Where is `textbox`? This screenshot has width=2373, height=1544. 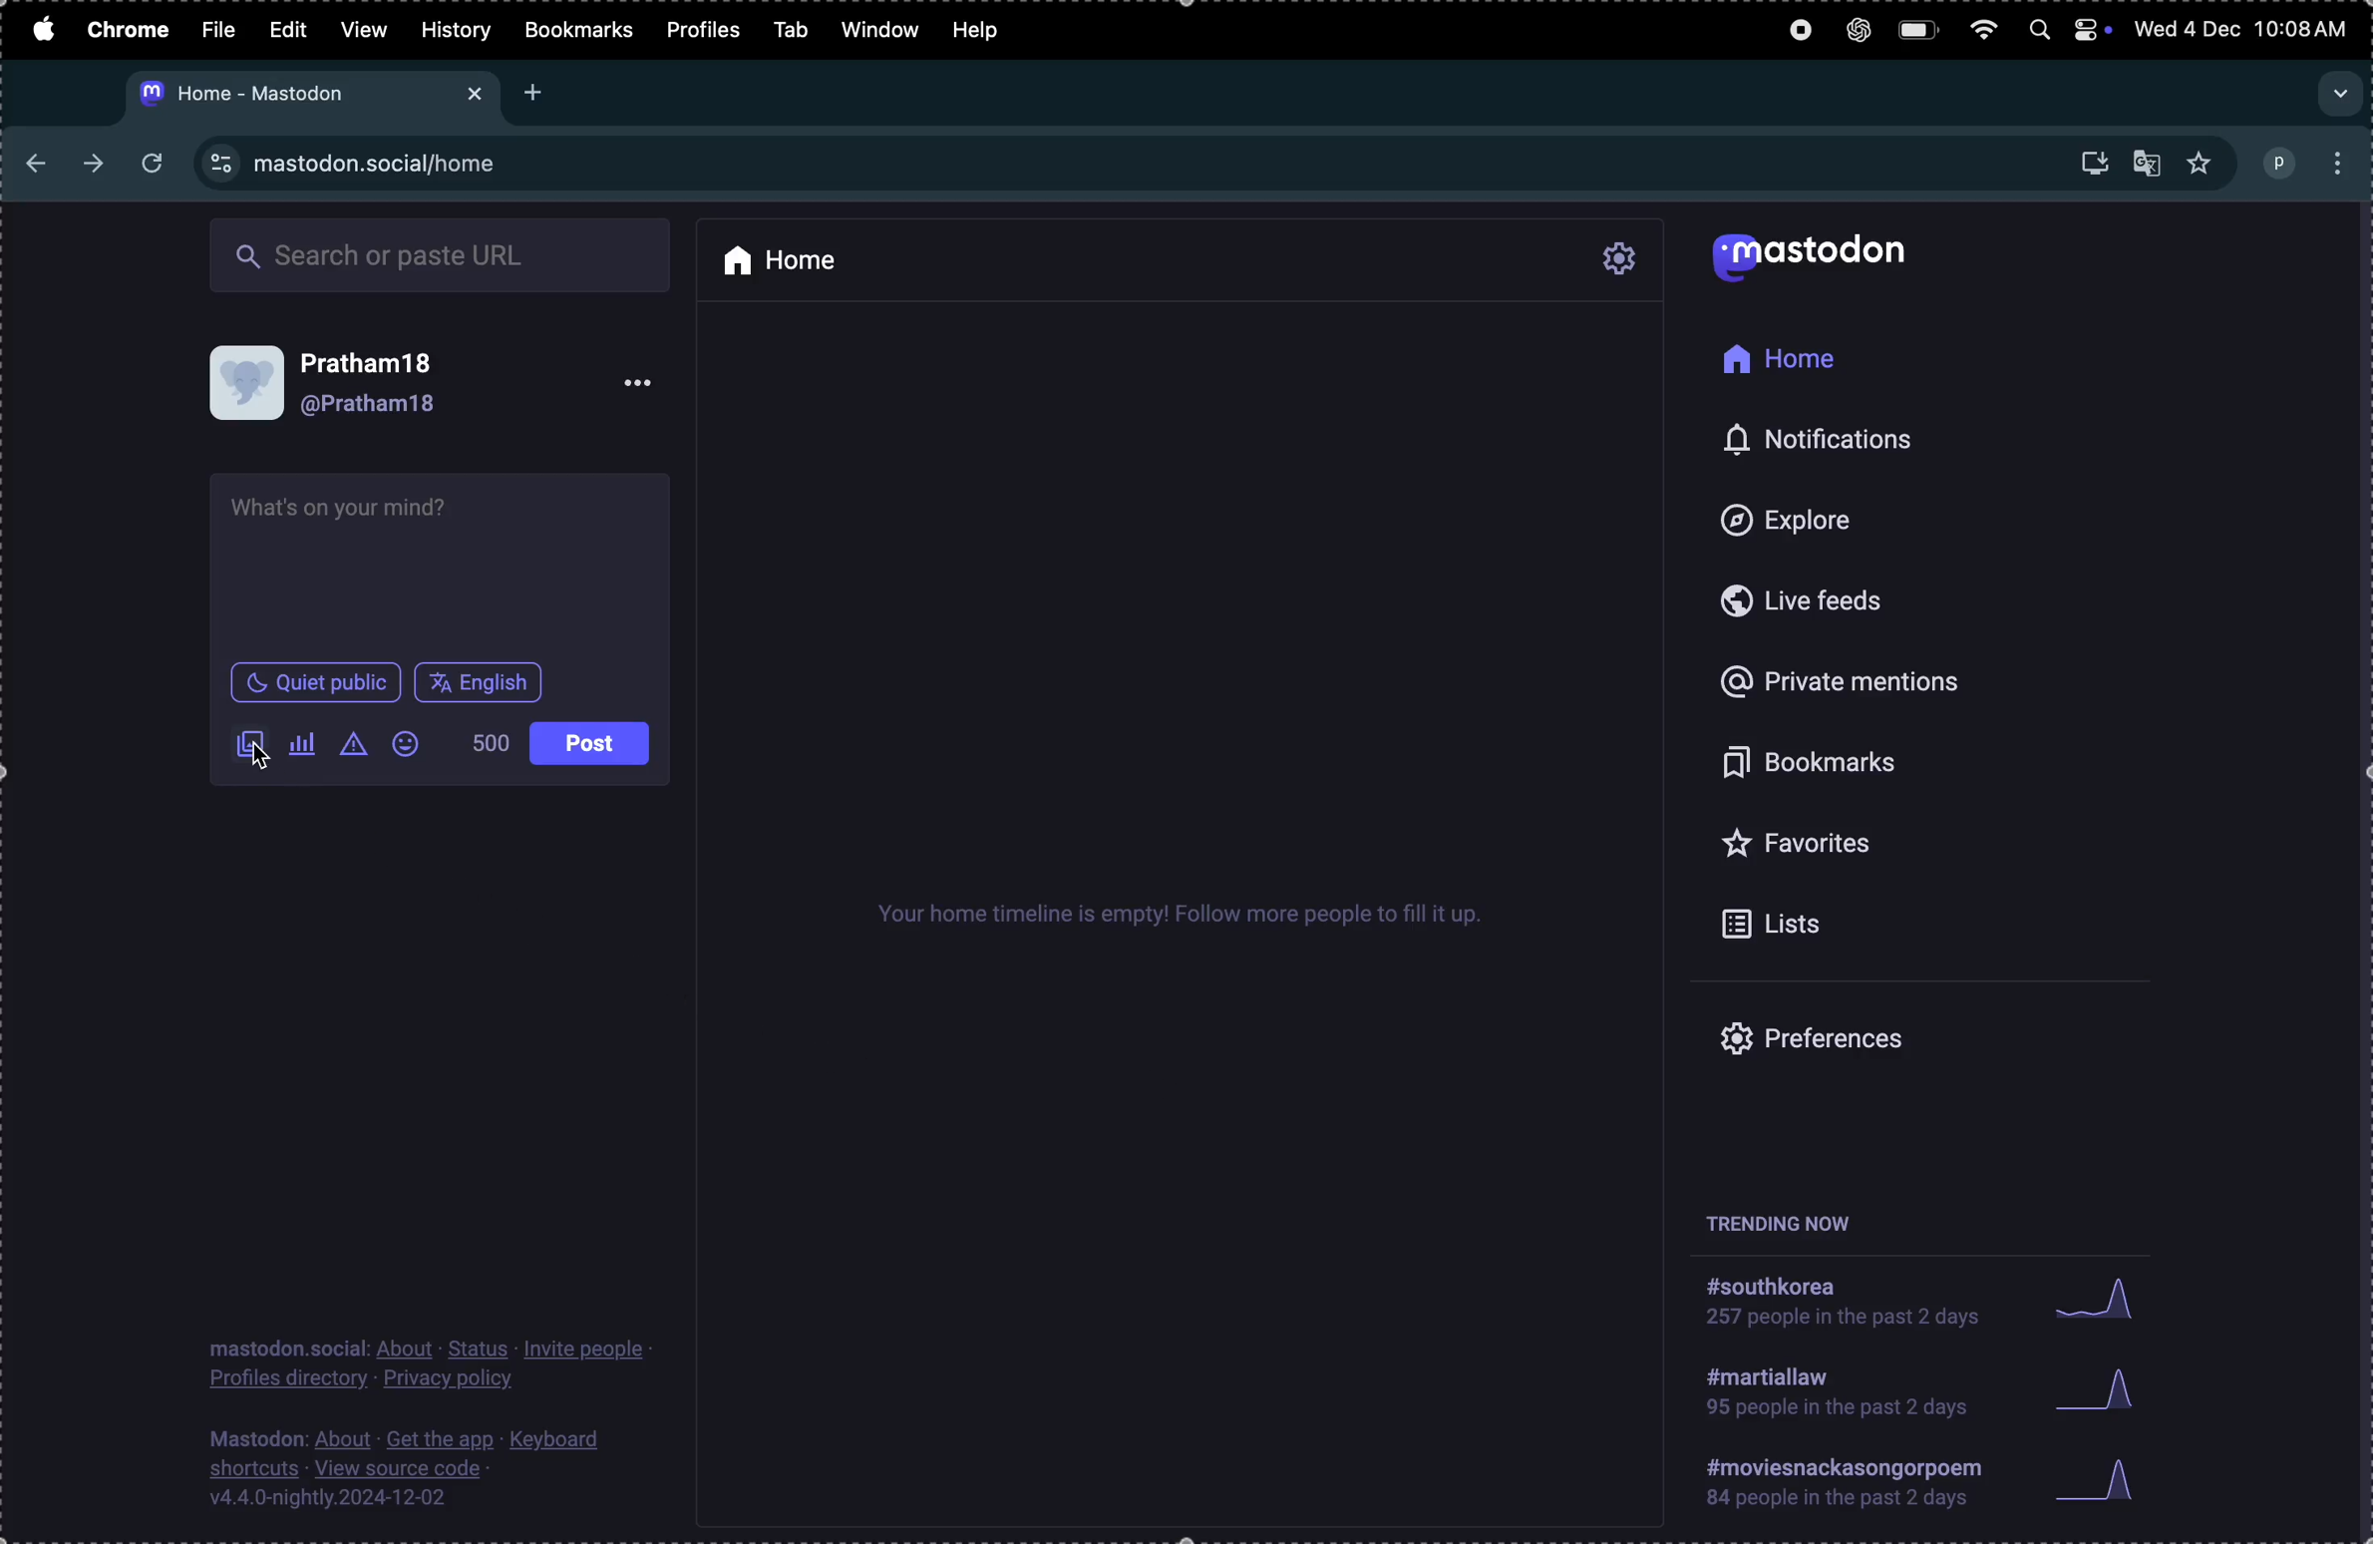
textbox is located at coordinates (441, 570).